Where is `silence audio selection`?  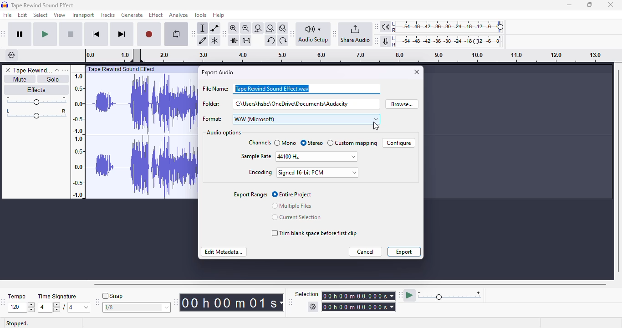
silence audio selection is located at coordinates (246, 41).